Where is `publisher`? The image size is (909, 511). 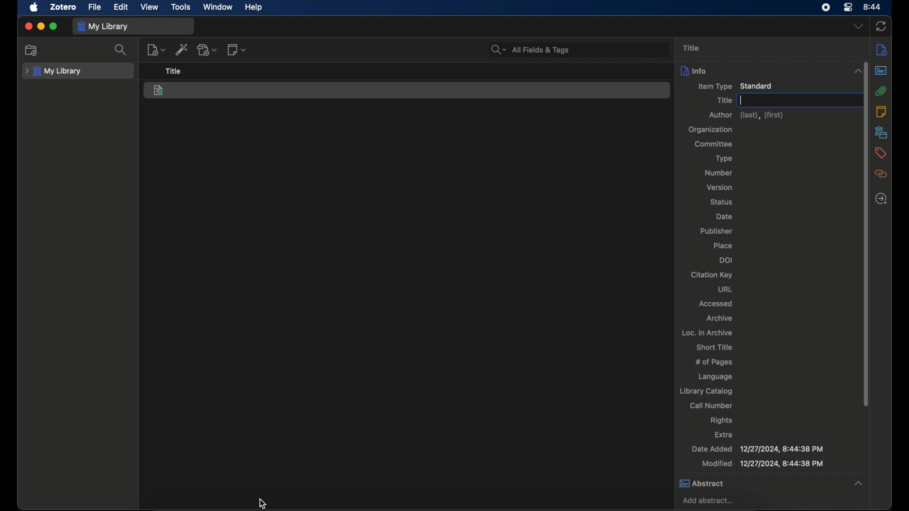 publisher is located at coordinates (715, 231).